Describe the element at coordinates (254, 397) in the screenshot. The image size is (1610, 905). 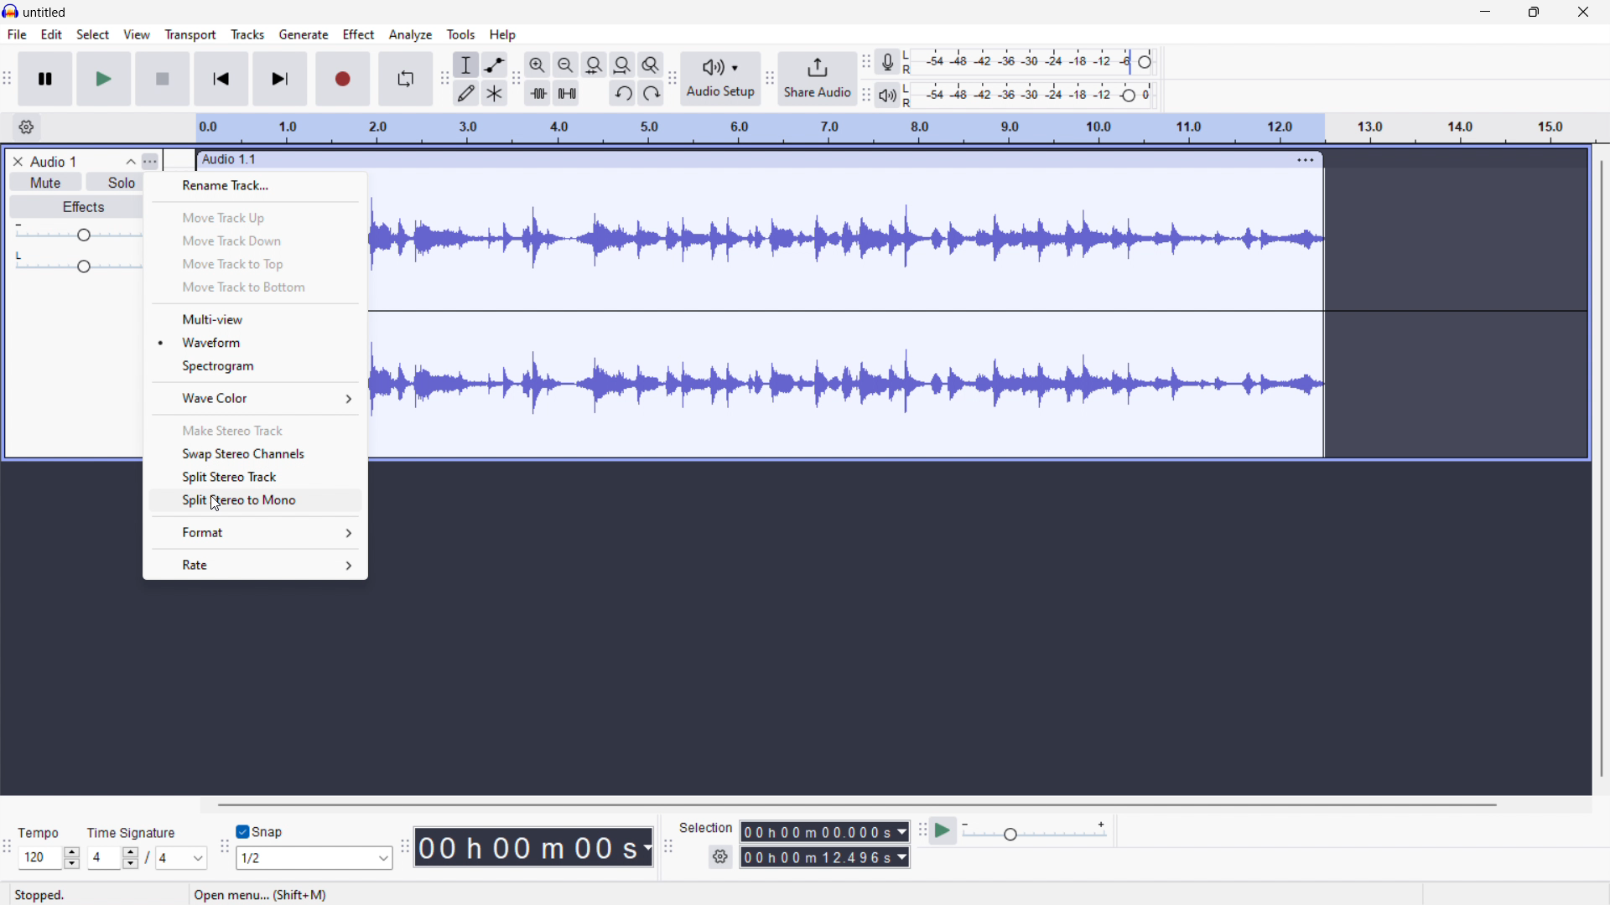
I see `wave color` at that location.